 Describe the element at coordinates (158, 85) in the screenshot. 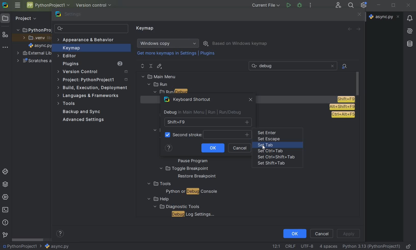

I see `run` at that location.